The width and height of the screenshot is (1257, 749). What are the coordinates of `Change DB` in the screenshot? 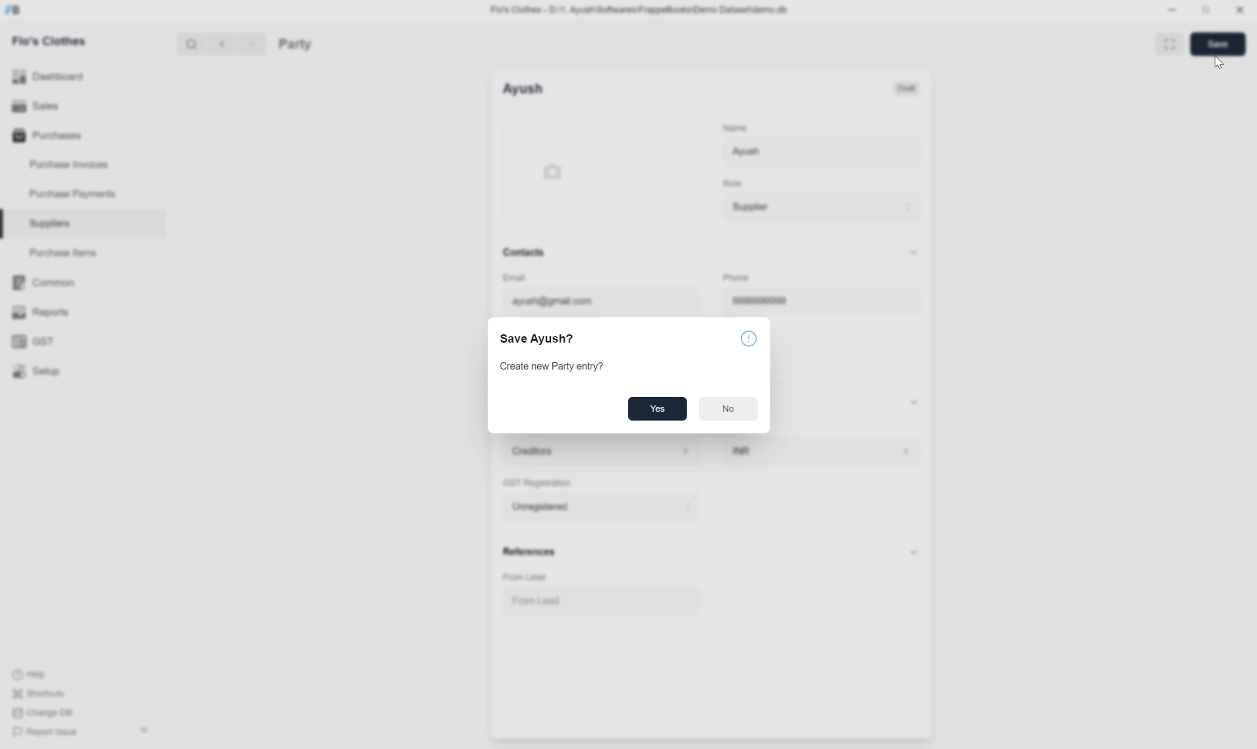 It's located at (45, 713).